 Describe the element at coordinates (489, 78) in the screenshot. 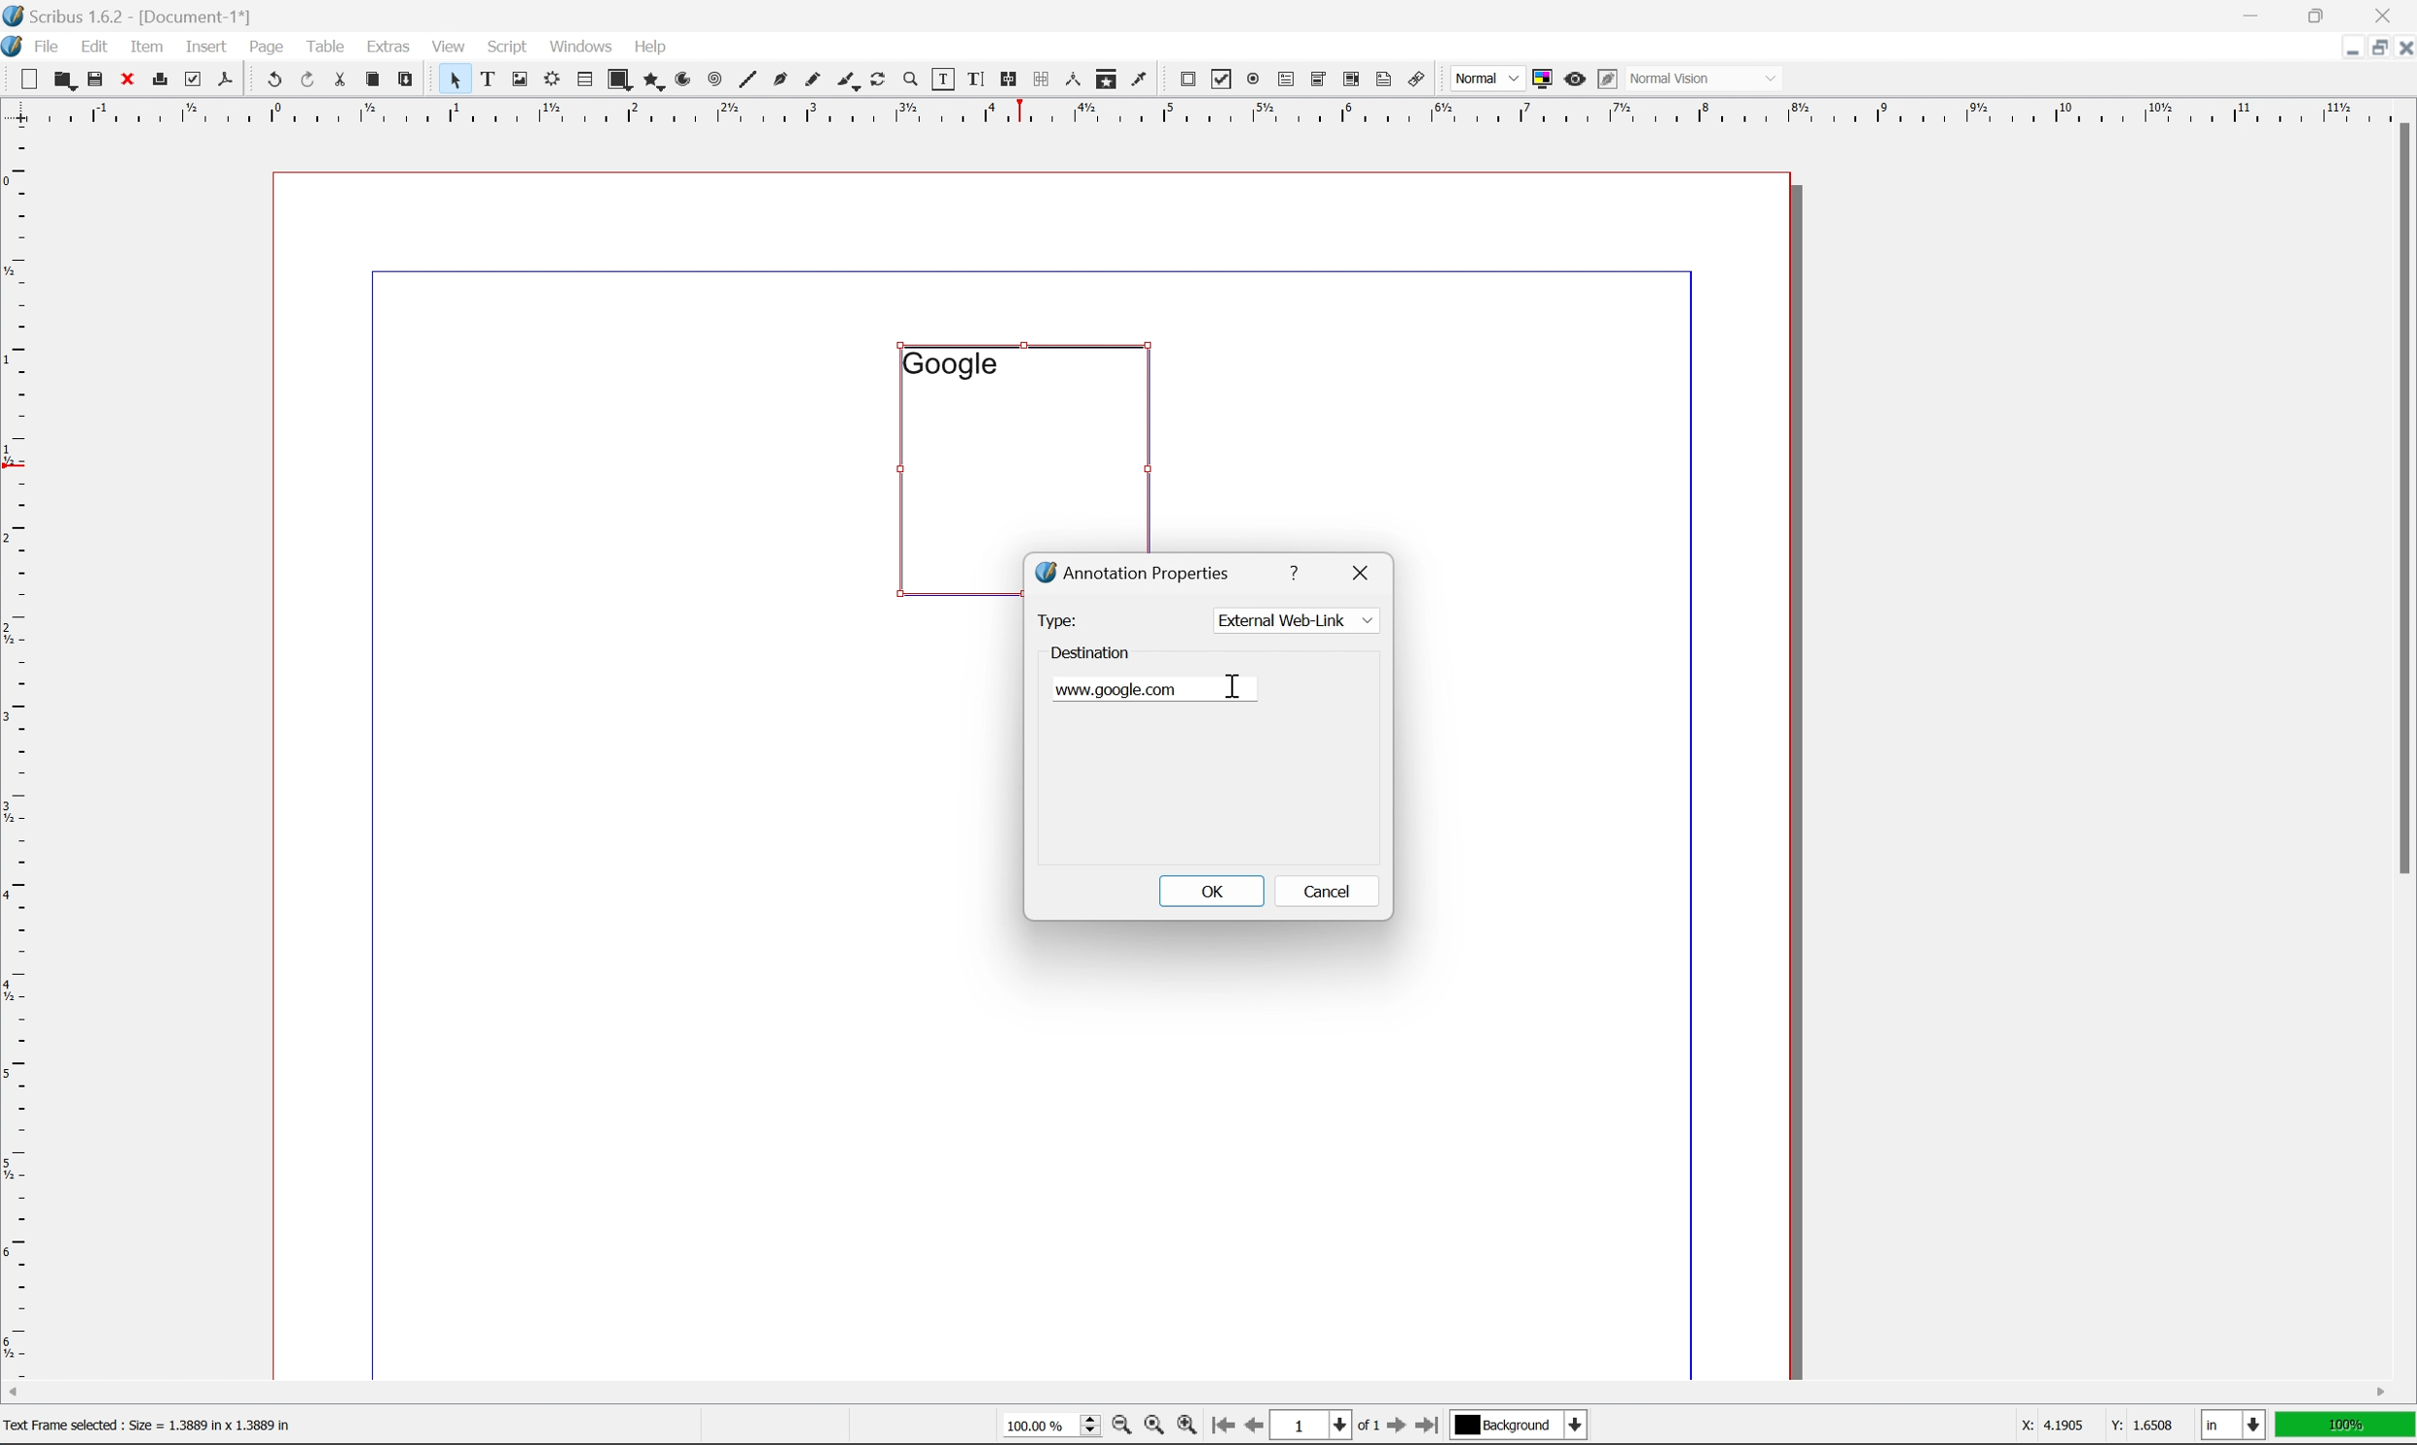

I see `text frame` at that location.